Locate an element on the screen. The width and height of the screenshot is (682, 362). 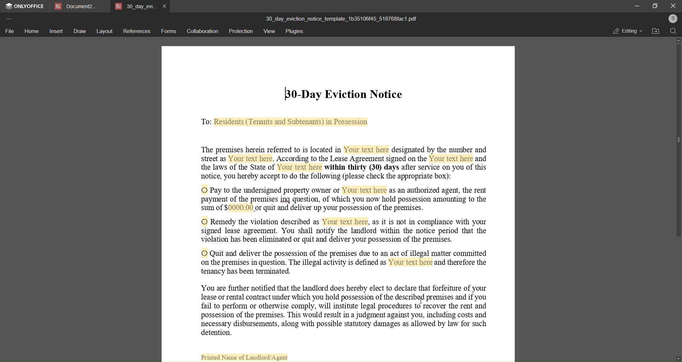
plugins is located at coordinates (296, 31).